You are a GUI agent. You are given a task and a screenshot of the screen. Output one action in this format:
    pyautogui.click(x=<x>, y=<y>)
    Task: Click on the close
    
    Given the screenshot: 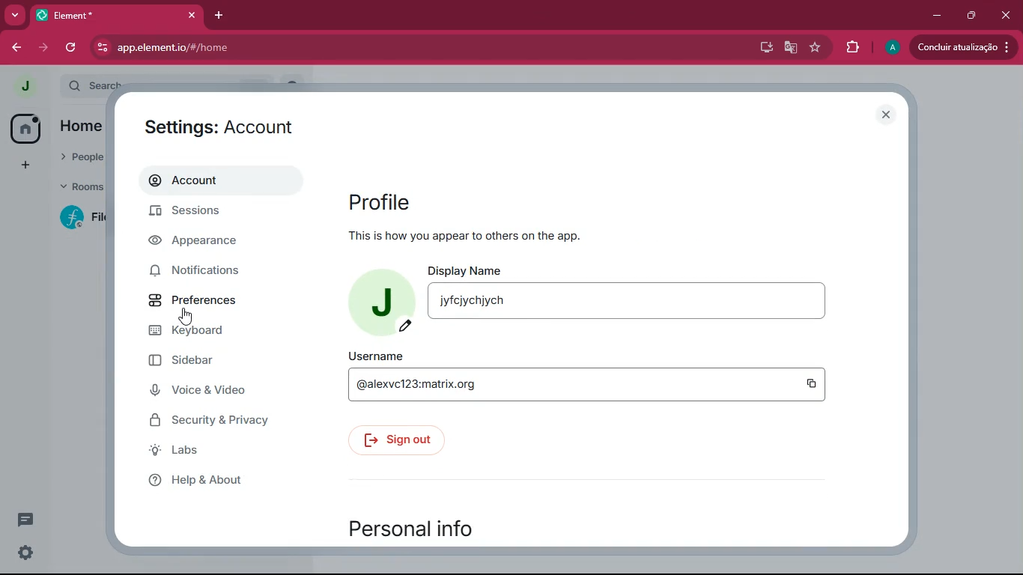 What is the action you would take?
    pyautogui.click(x=1007, y=15)
    